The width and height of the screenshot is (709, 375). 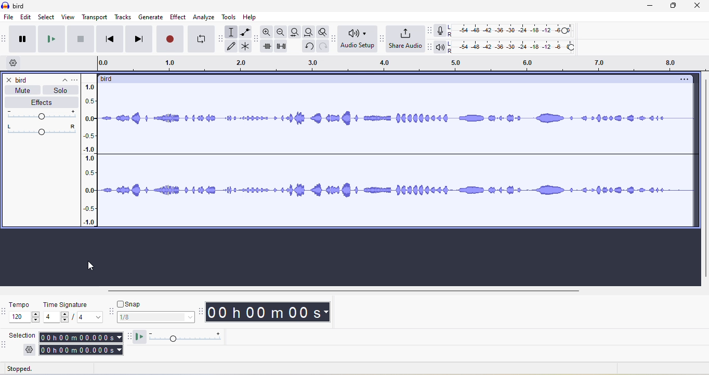 I want to click on audacity audio setup toolbar, so click(x=333, y=39).